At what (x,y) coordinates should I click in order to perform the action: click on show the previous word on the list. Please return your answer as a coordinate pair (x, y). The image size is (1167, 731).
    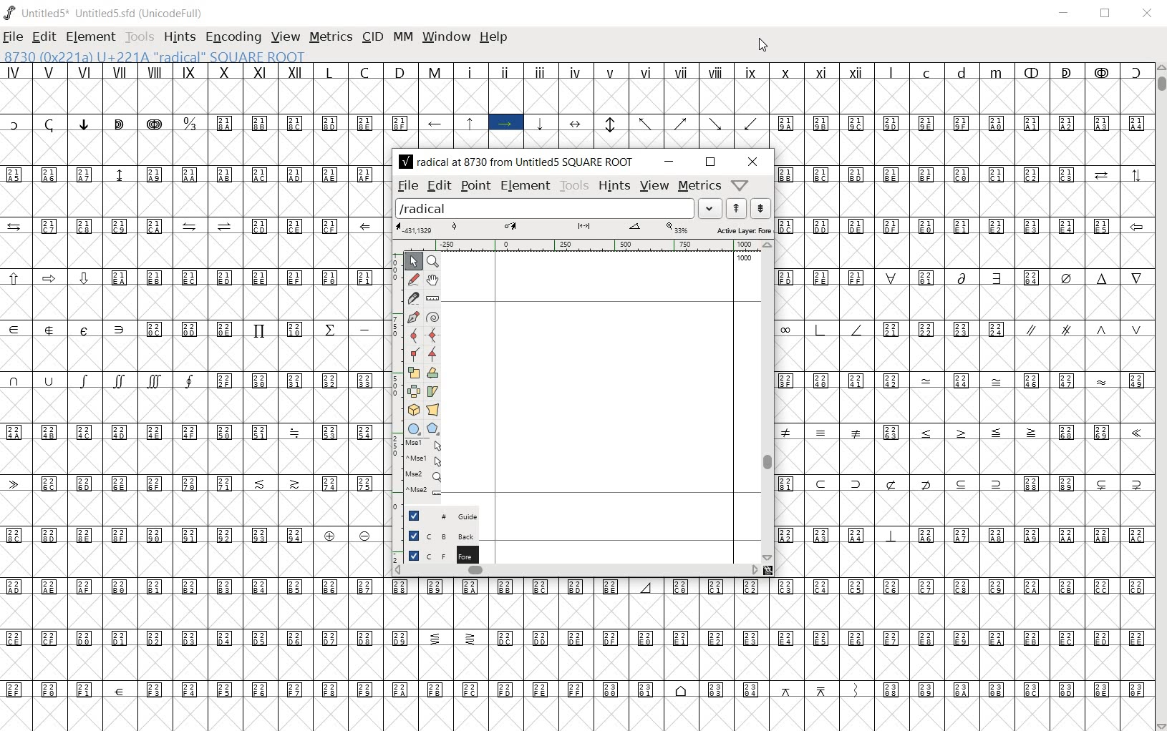
    Looking at the image, I should click on (761, 207).